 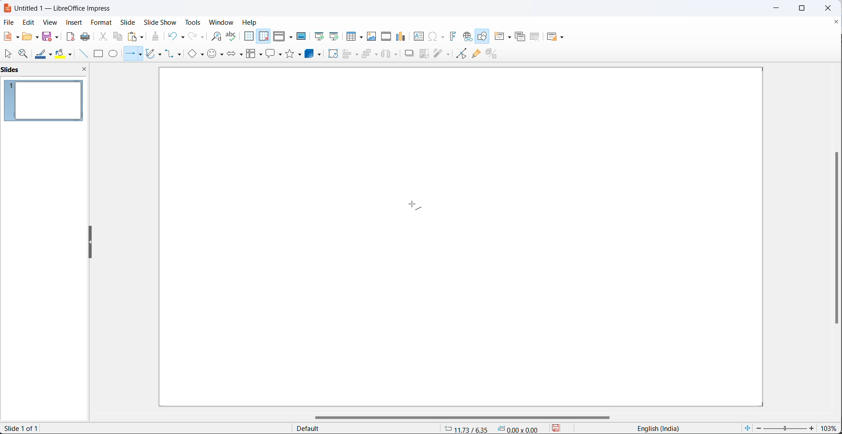 I want to click on rotate, so click(x=333, y=54).